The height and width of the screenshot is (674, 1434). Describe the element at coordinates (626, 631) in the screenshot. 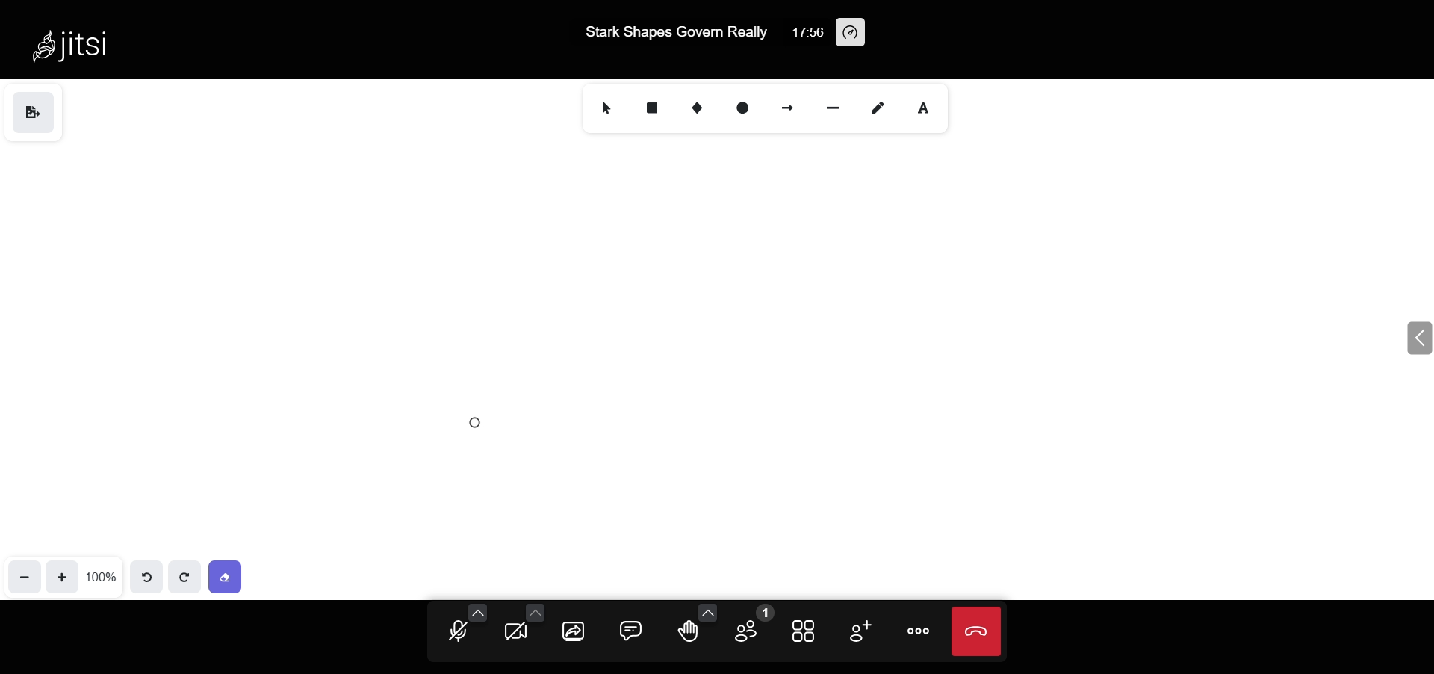

I see `chat` at that location.